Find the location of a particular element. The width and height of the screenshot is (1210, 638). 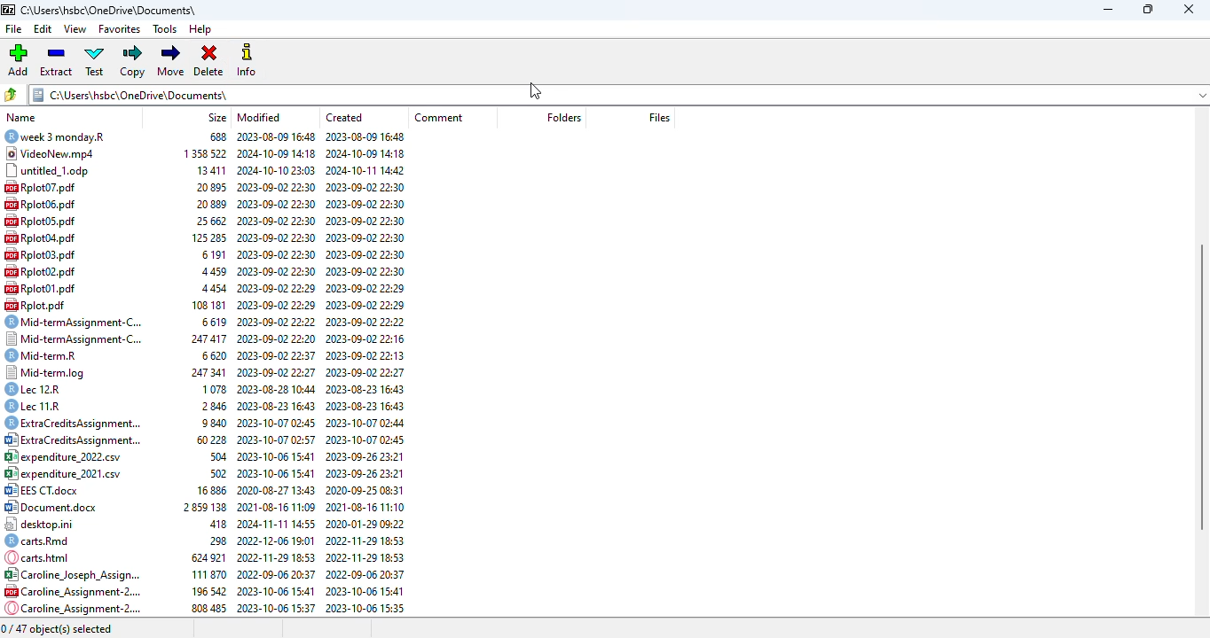

 Caroline_Assignment 2.. is located at coordinates (71, 610).